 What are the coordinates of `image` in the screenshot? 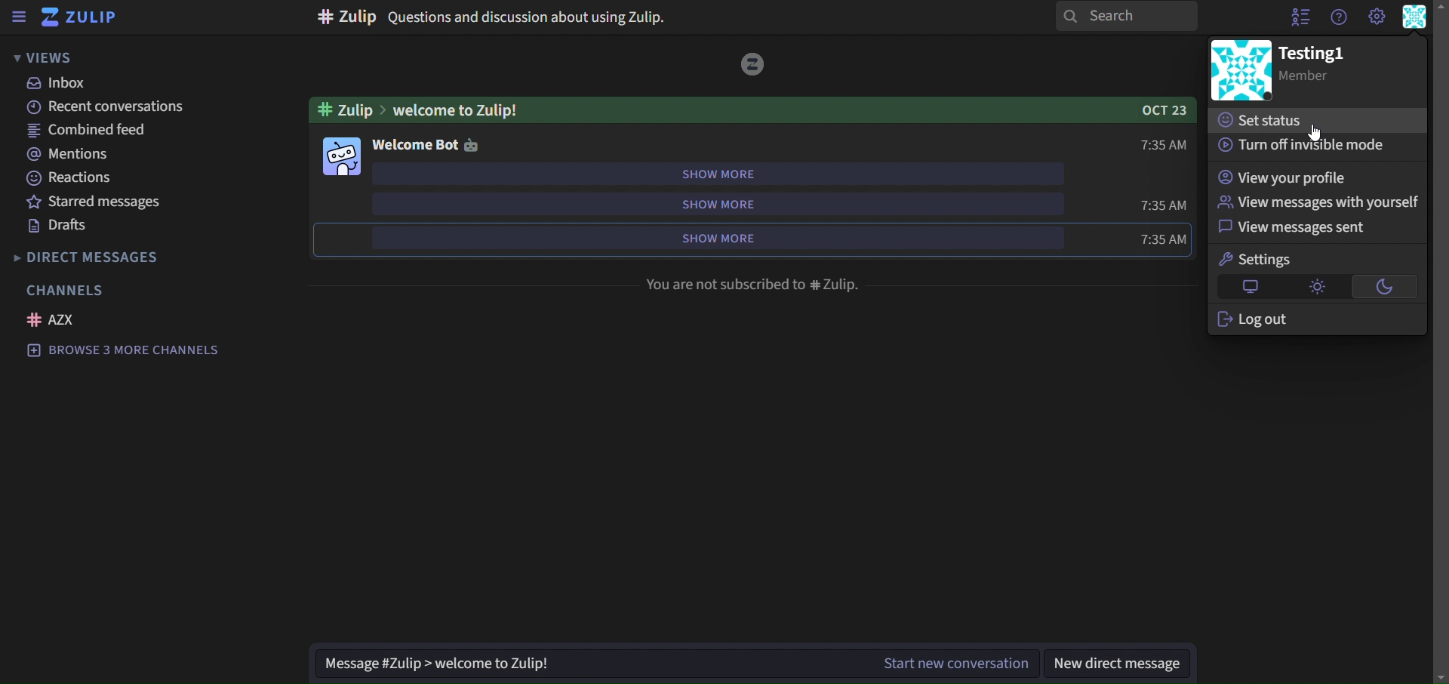 It's located at (340, 156).